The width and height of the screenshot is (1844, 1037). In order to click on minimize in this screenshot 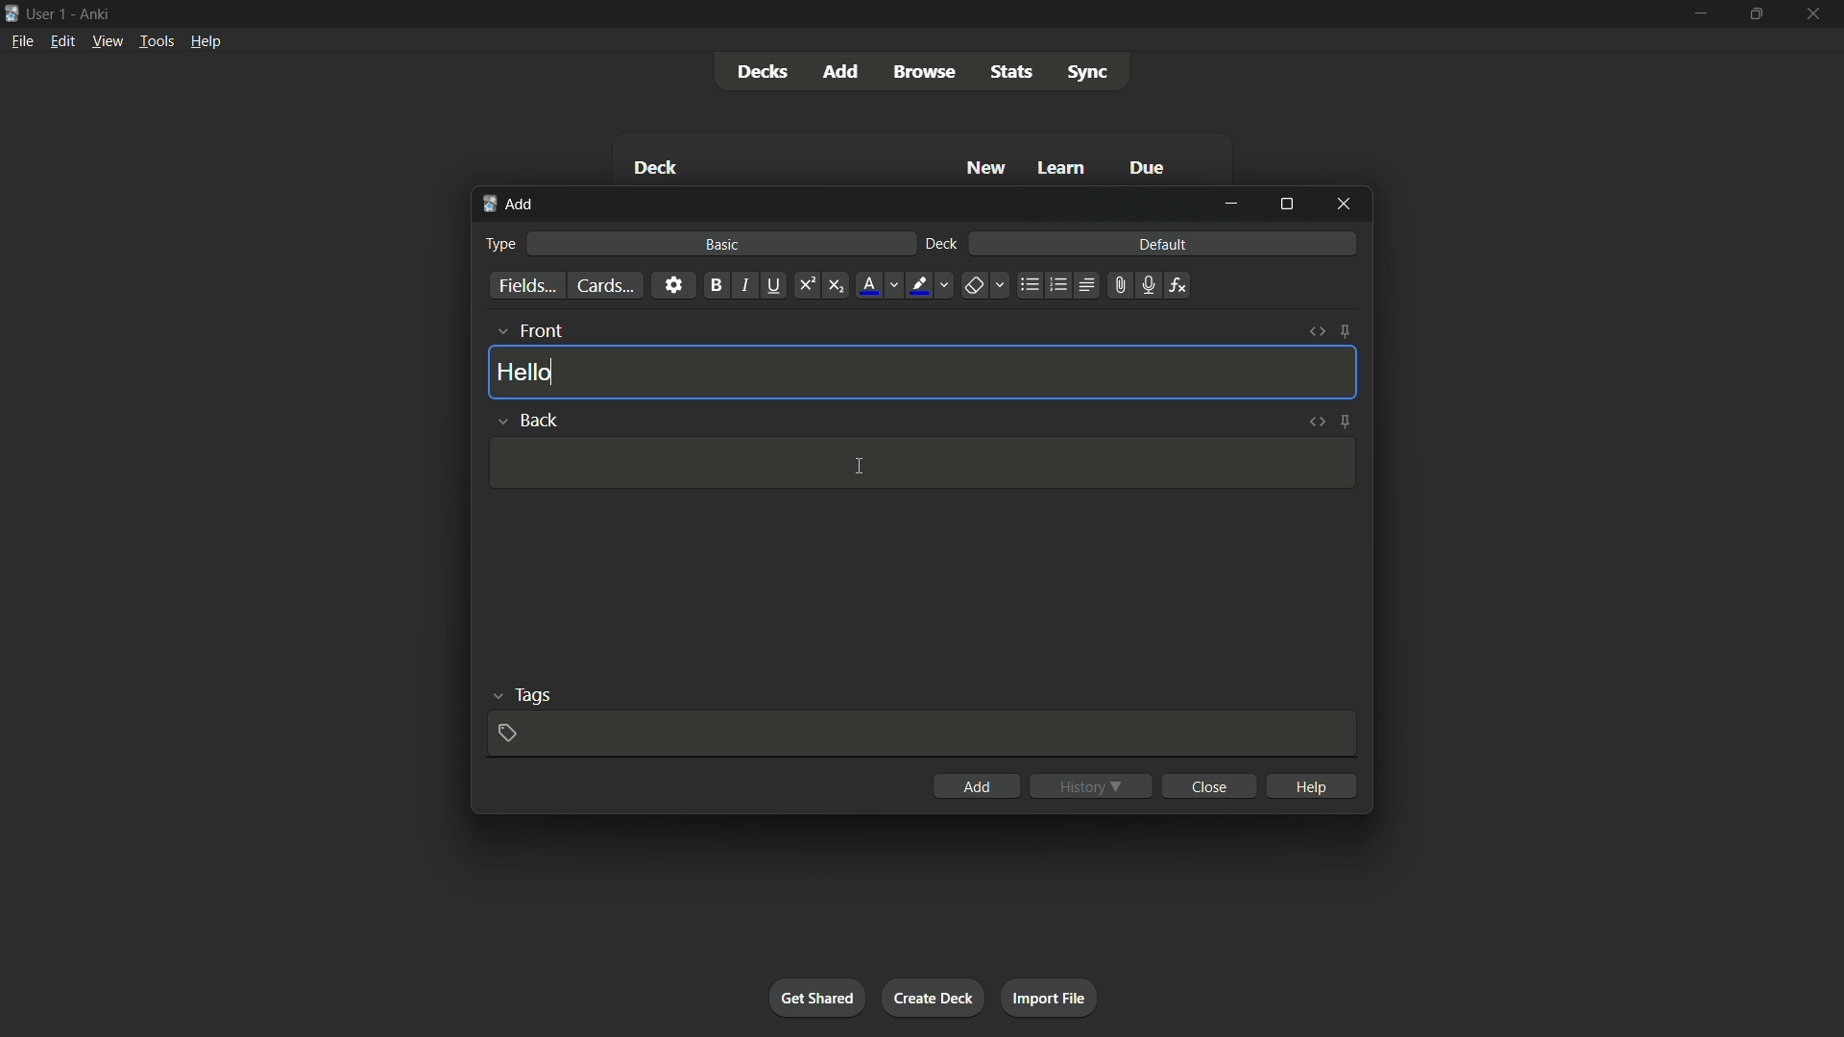, I will do `click(1231, 204)`.